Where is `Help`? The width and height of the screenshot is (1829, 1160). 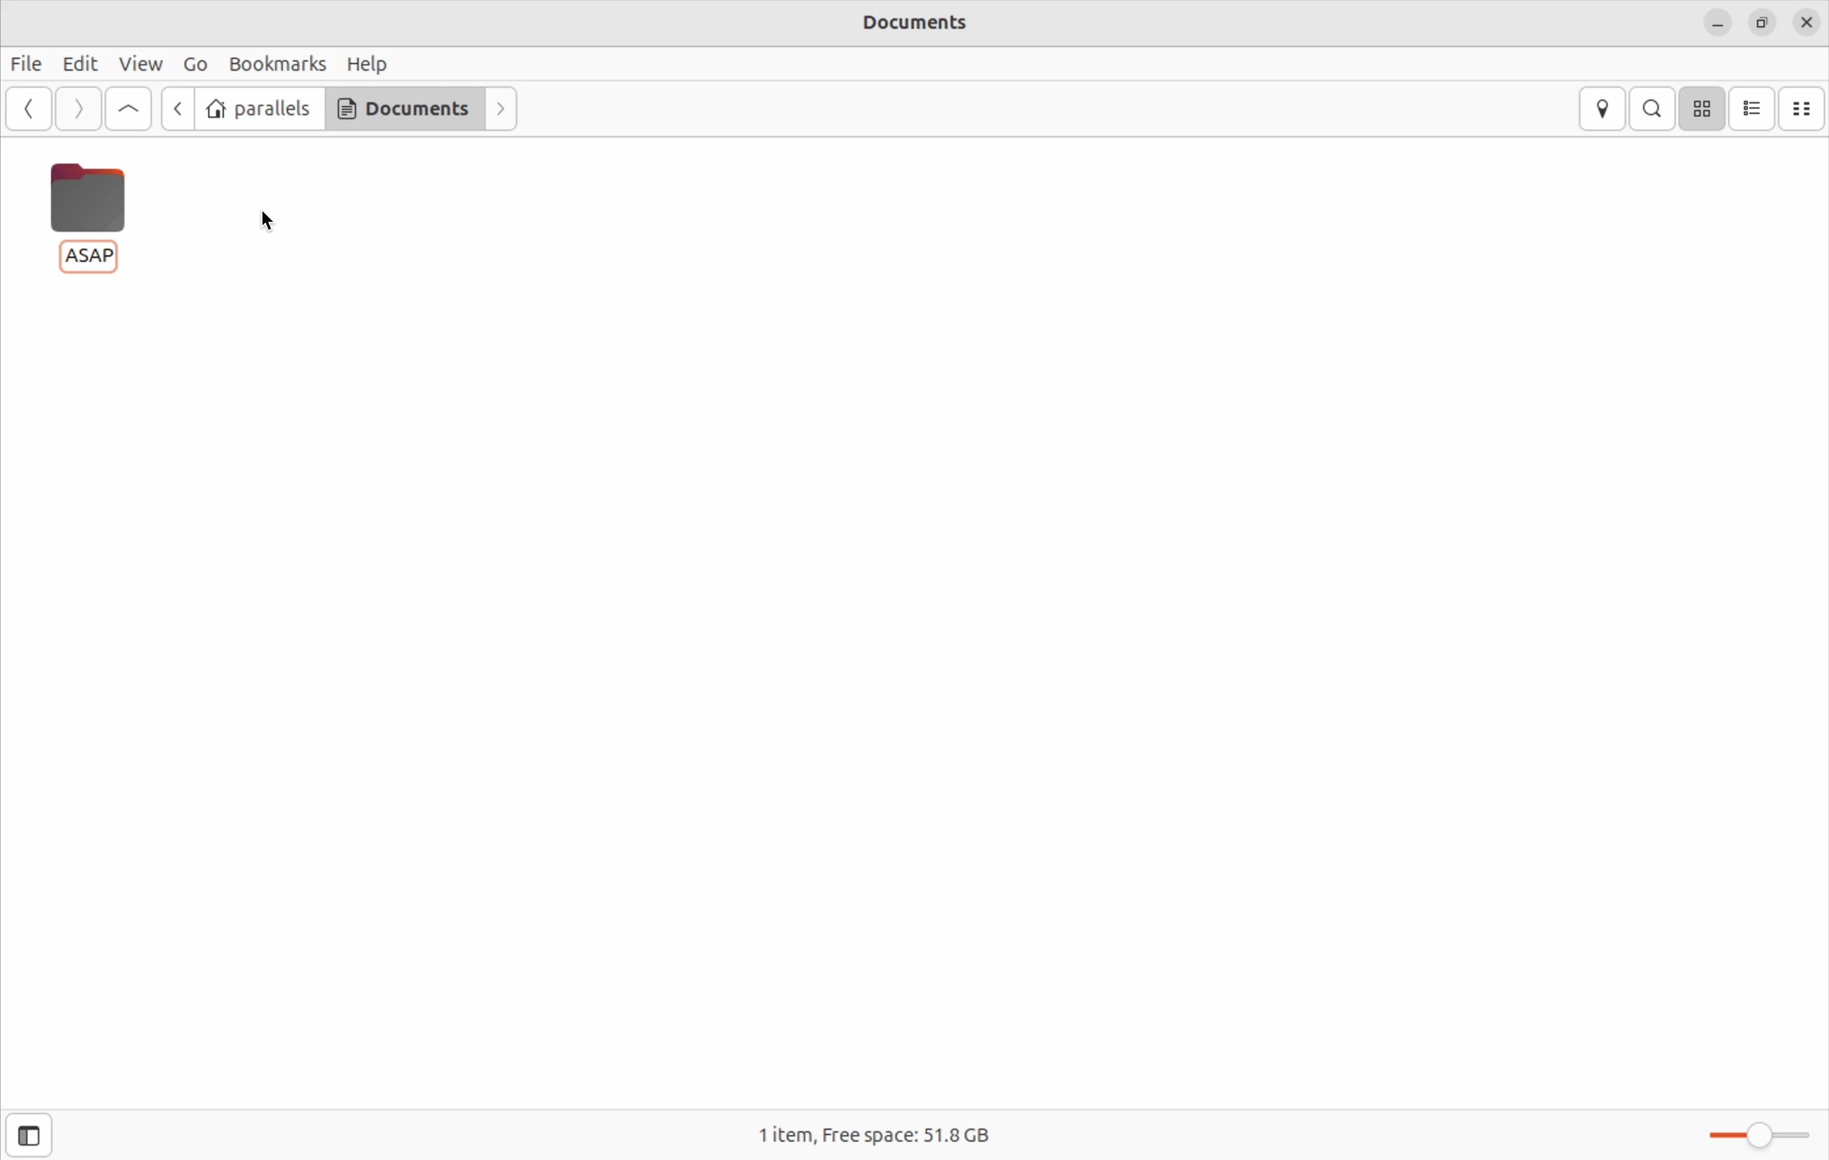 Help is located at coordinates (368, 60).